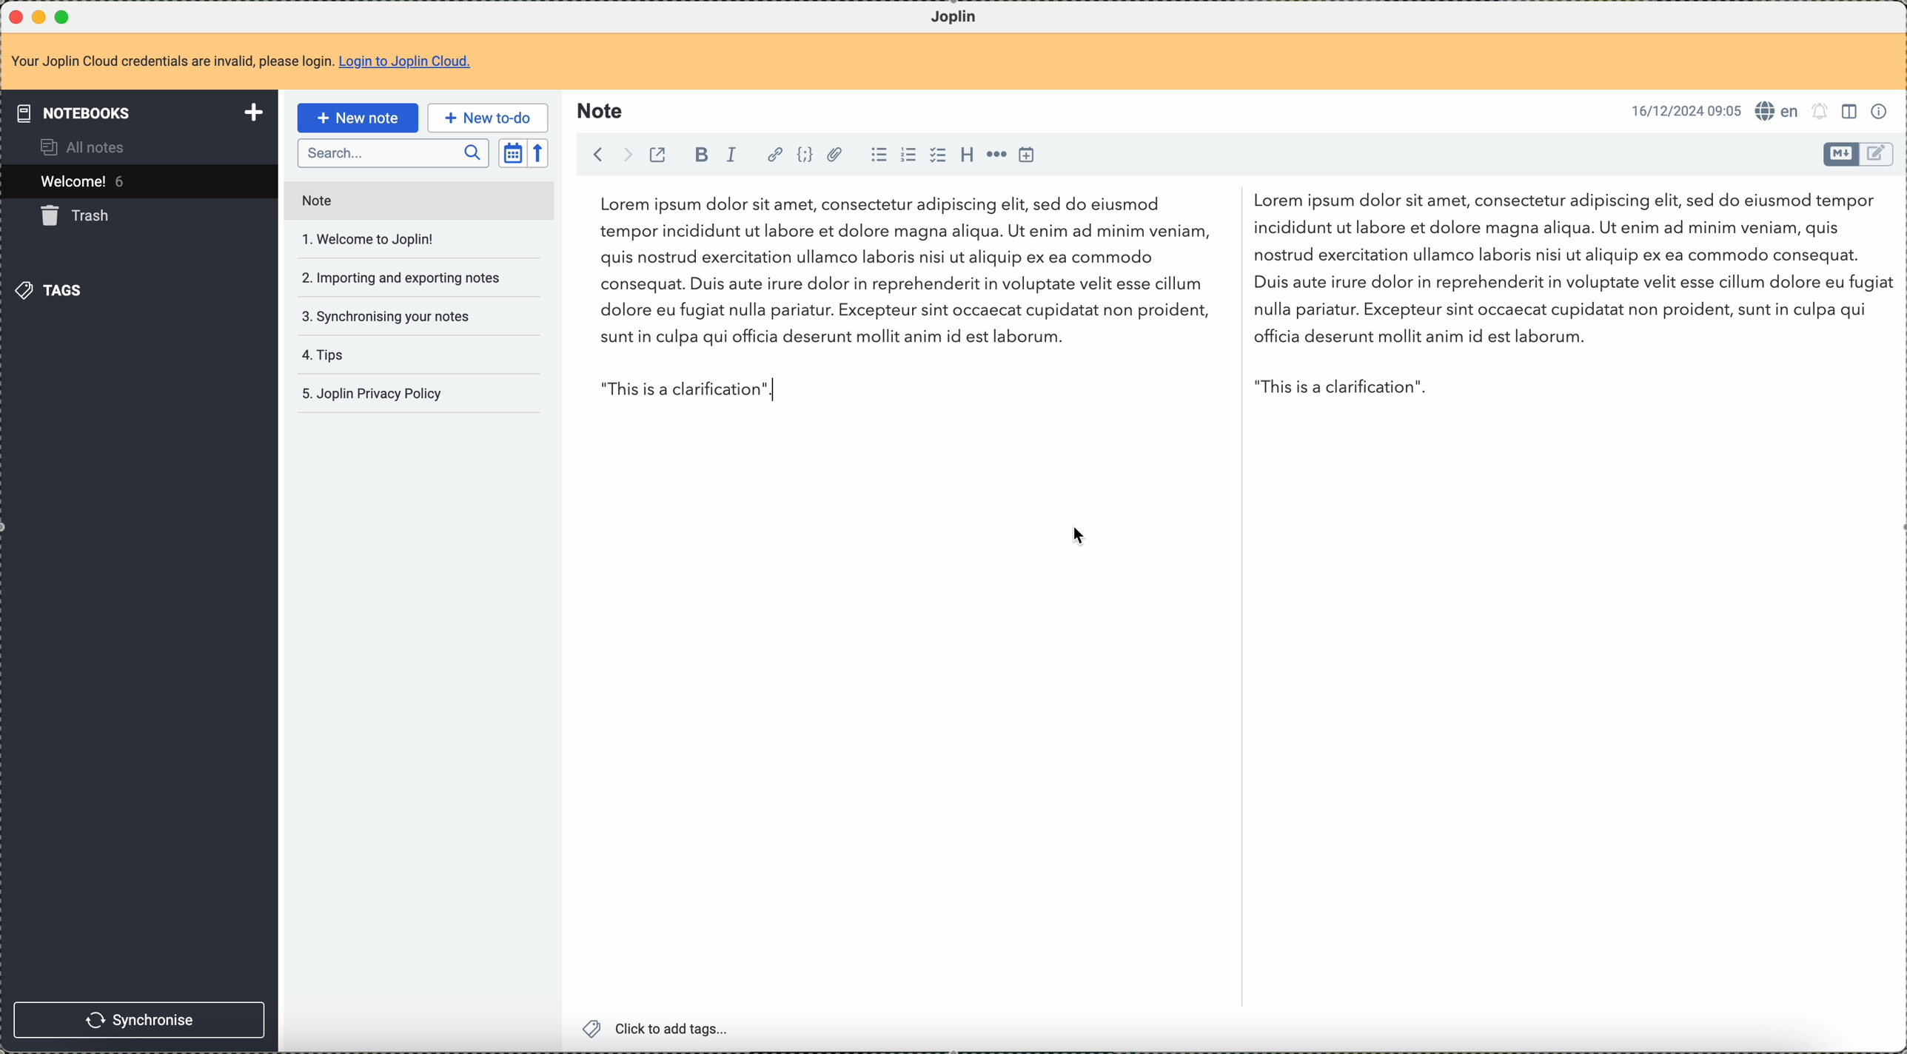  What do you see at coordinates (356, 118) in the screenshot?
I see `new note` at bounding box center [356, 118].